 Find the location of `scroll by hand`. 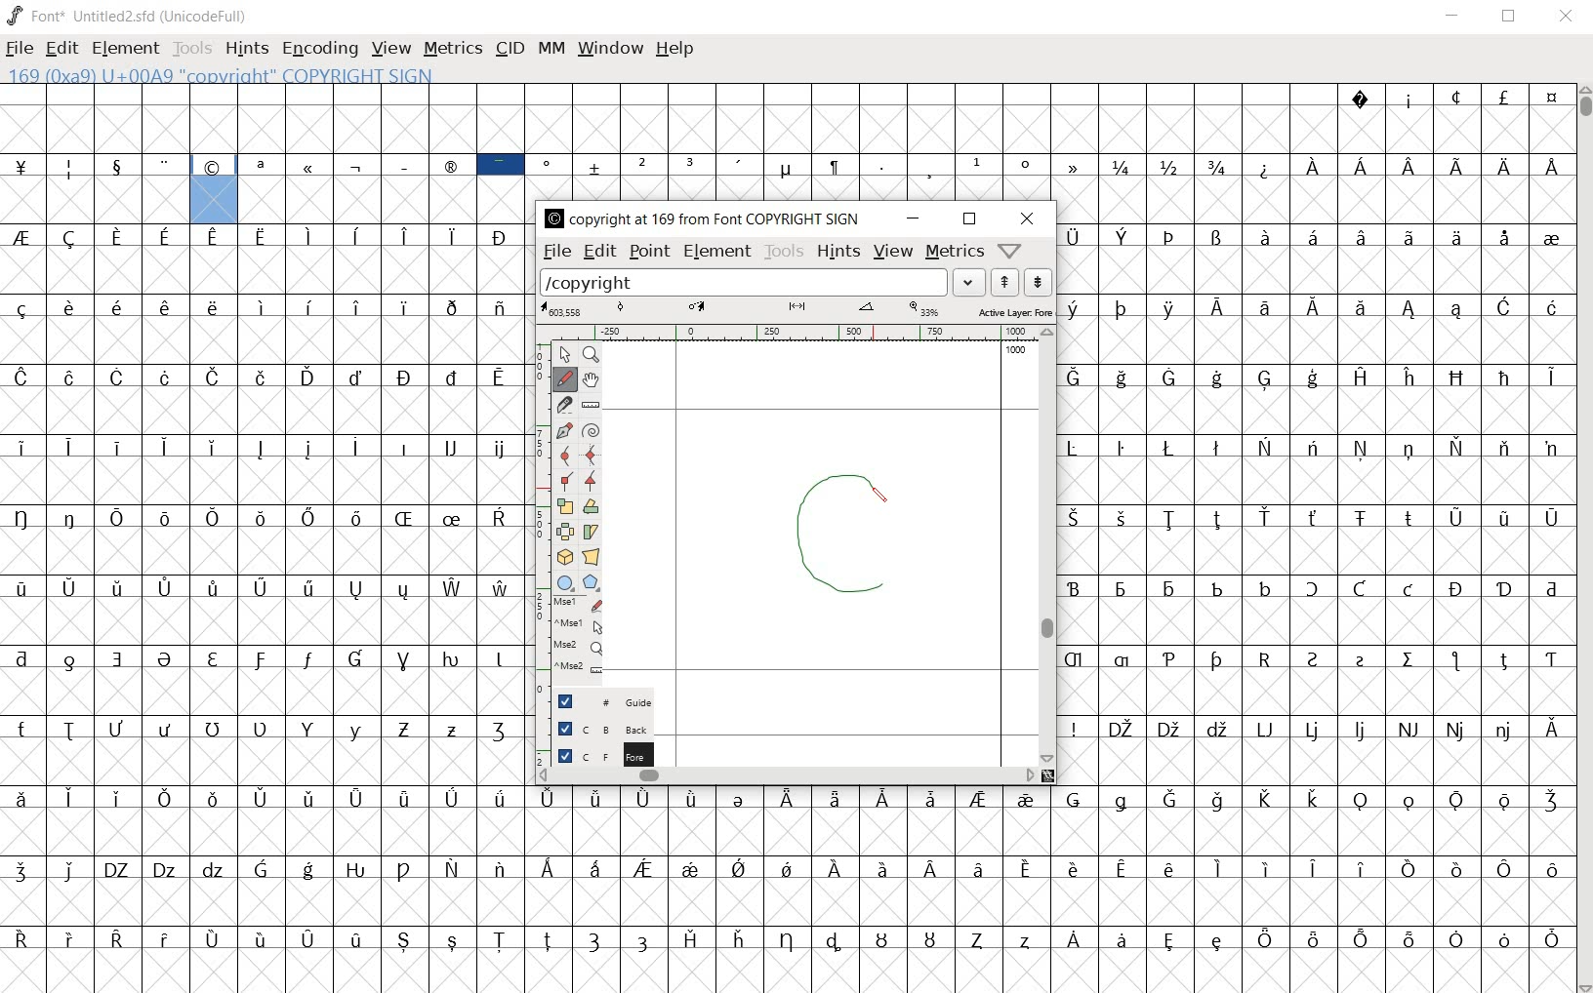

scroll by hand is located at coordinates (590, 380).